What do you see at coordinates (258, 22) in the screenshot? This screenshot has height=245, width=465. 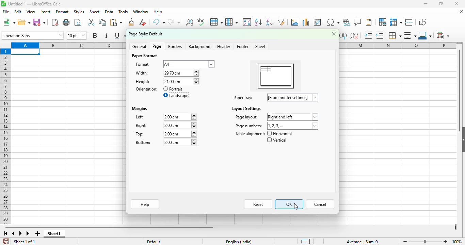 I see `sort ascending` at bounding box center [258, 22].